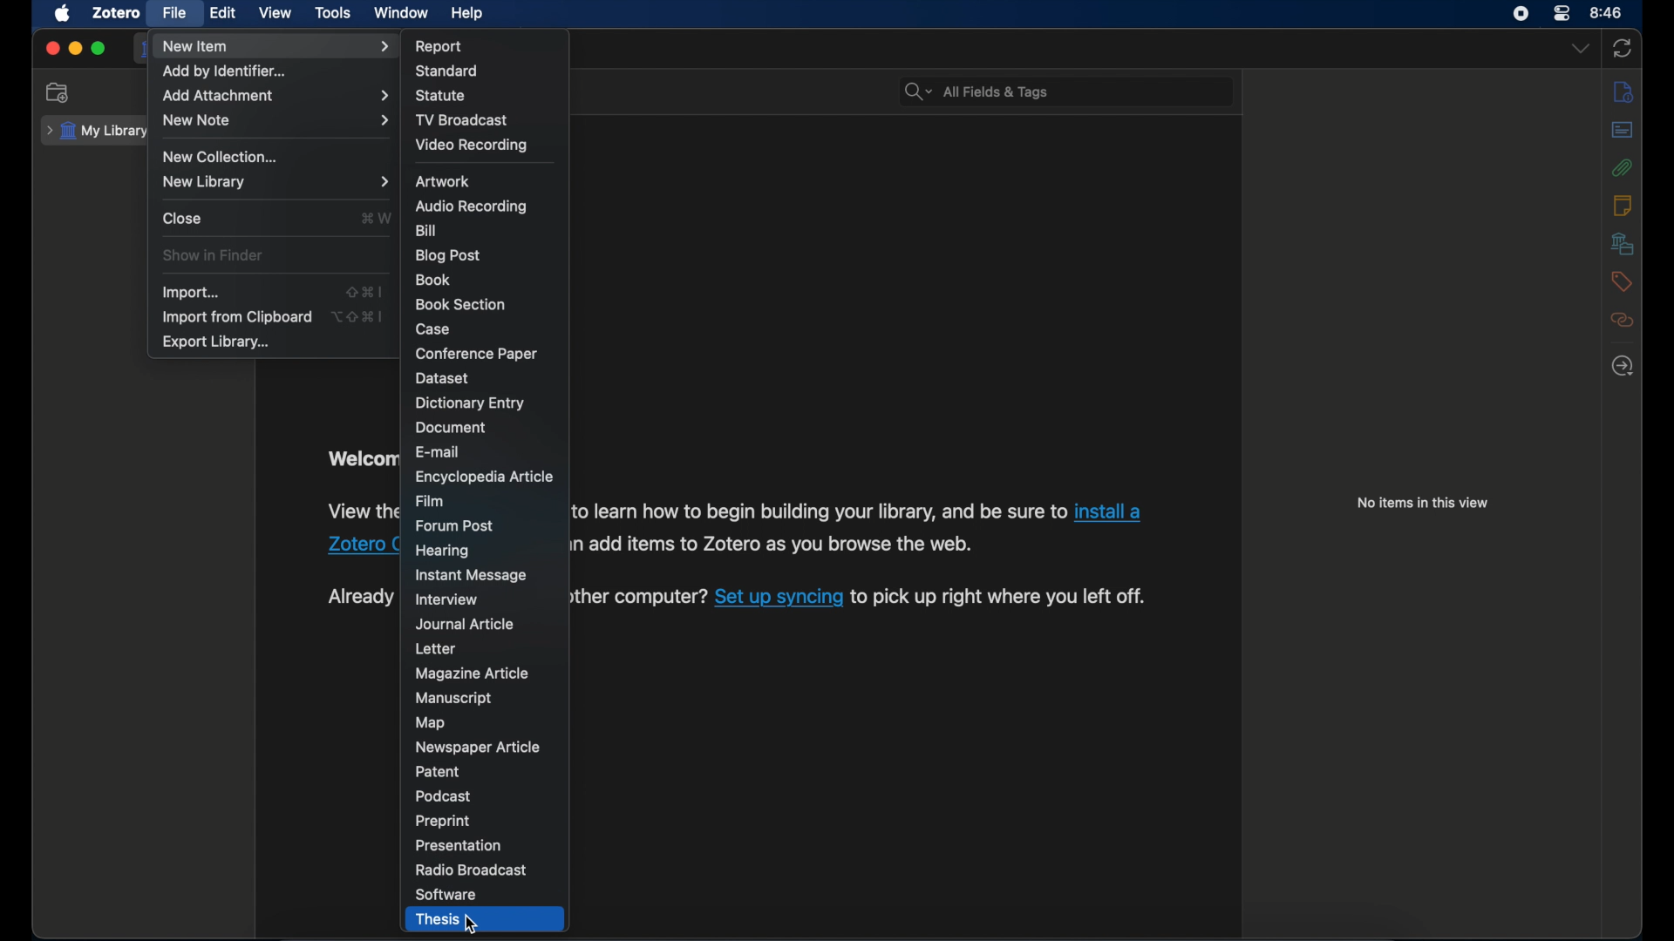 The height and width of the screenshot is (941, 1674). Describe the element at coordinates (361, 545) in the screenshot. I see `Zotero connector link` at that location.